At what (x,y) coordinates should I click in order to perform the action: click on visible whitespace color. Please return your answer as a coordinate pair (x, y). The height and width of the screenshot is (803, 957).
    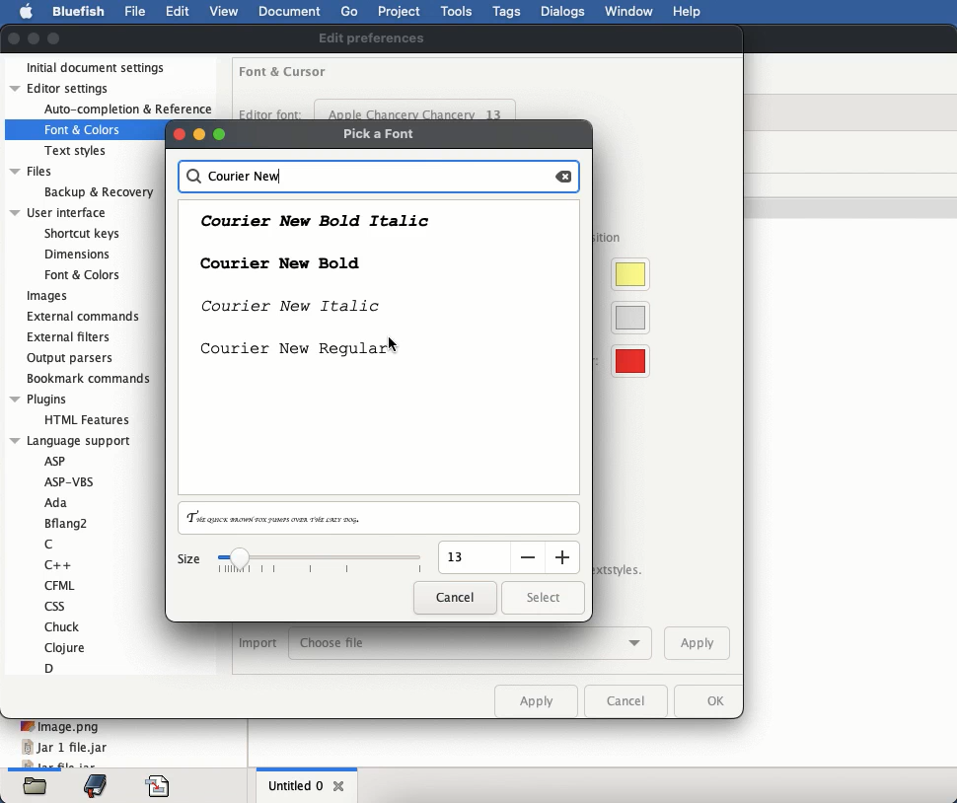
    Looking at the image, I should click on (632, 360).